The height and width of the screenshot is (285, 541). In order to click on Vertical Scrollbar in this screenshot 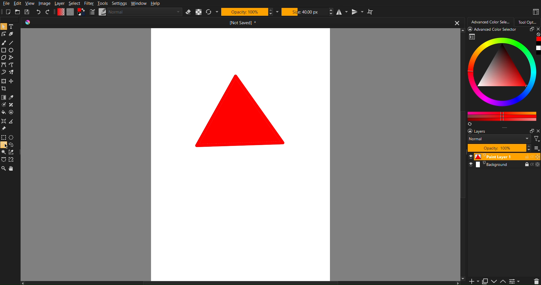, I will do `click(463, 225)`.